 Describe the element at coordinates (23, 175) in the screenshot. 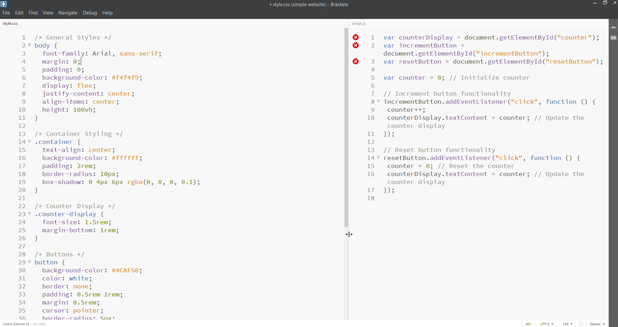

I see `line number` at that location.